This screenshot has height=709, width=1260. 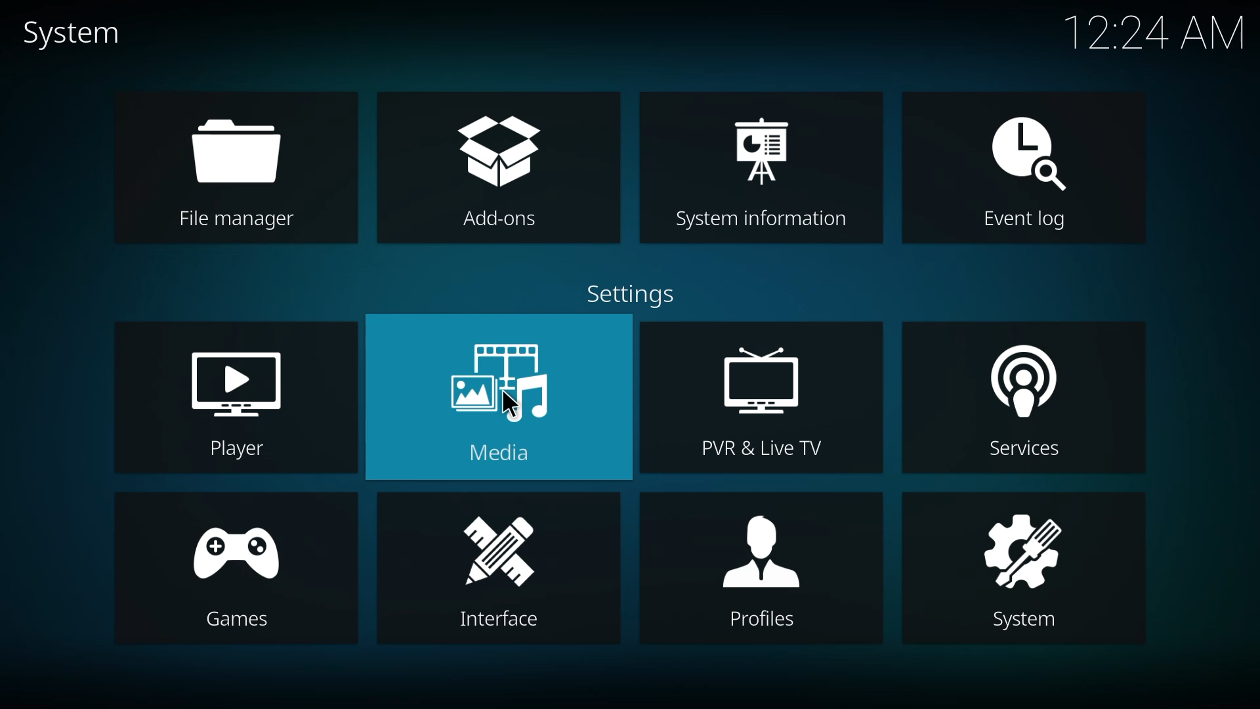 What do you see at coordinates (761, 171) in the screenshot?
I see `system information` at bounding box center [761, 171].